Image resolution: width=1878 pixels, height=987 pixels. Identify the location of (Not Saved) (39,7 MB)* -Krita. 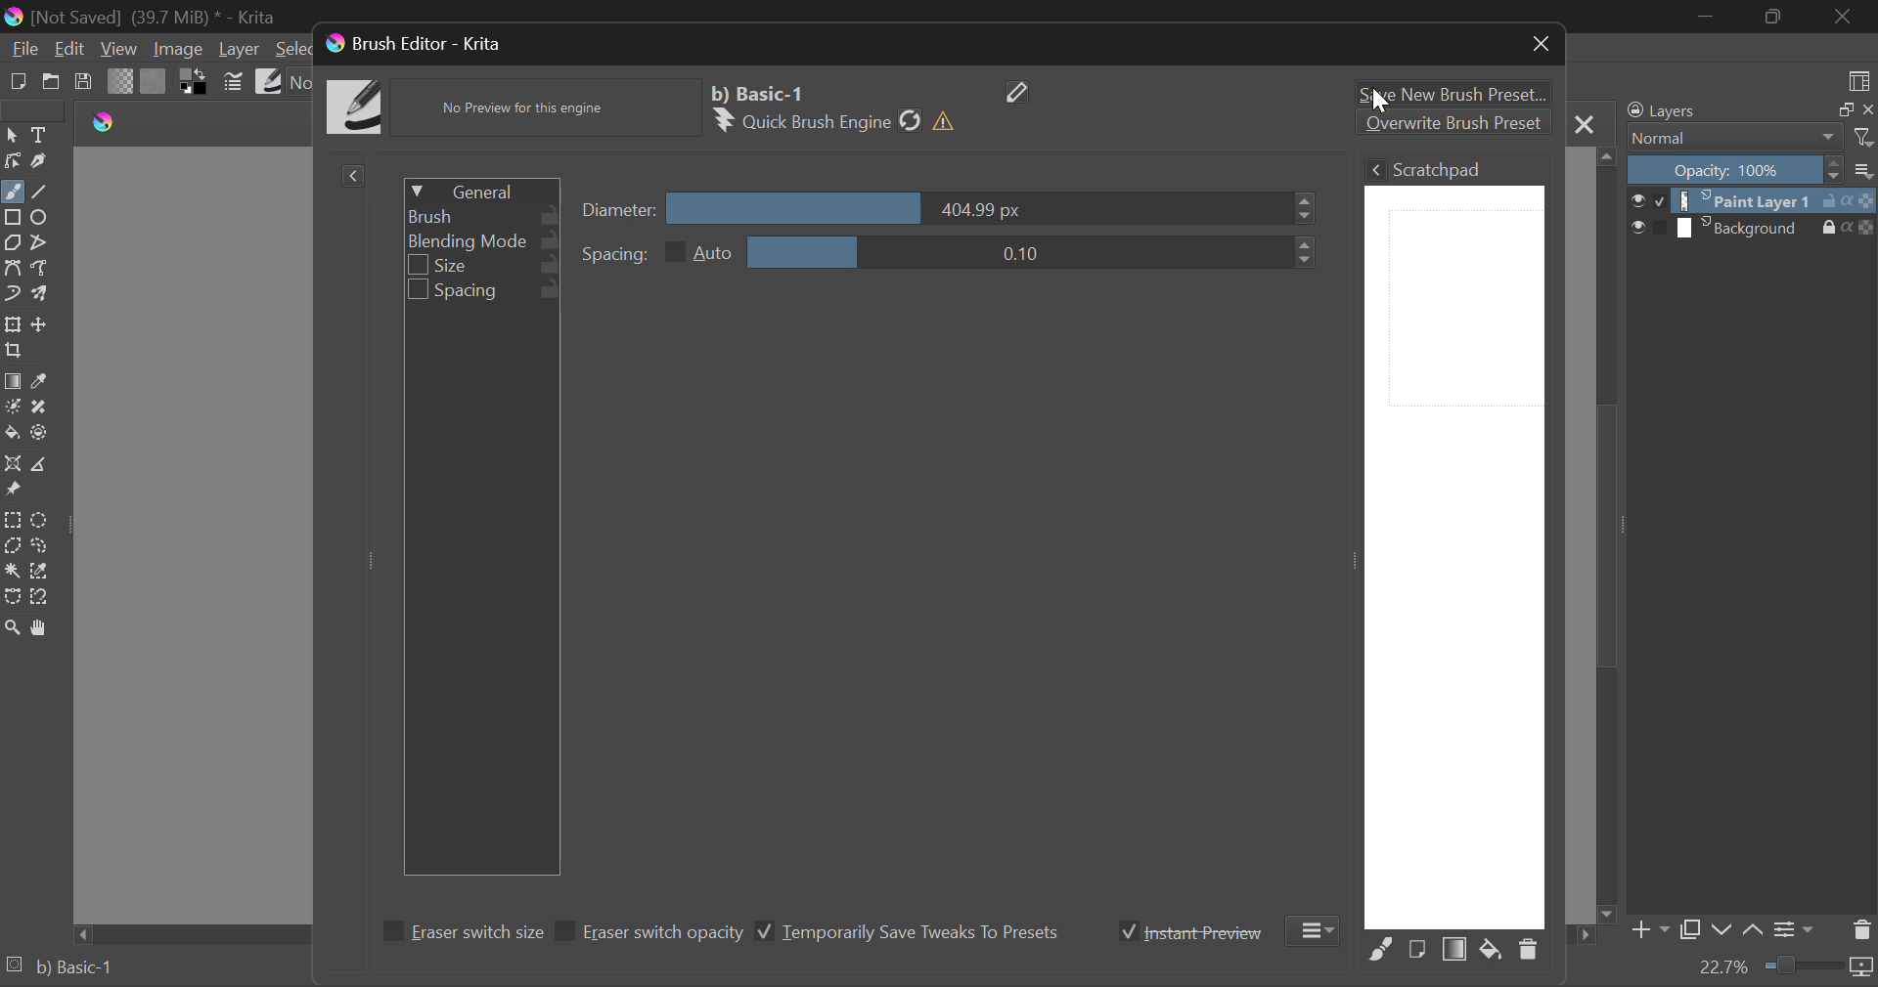
(140, 17).